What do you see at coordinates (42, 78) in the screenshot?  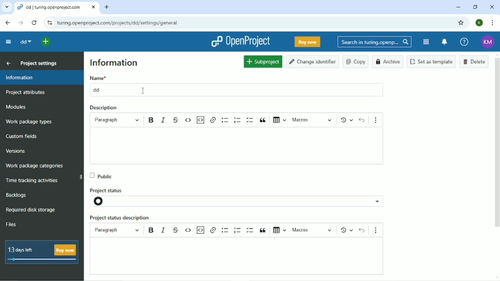 I see `Information` at bounding box center [42, 78].